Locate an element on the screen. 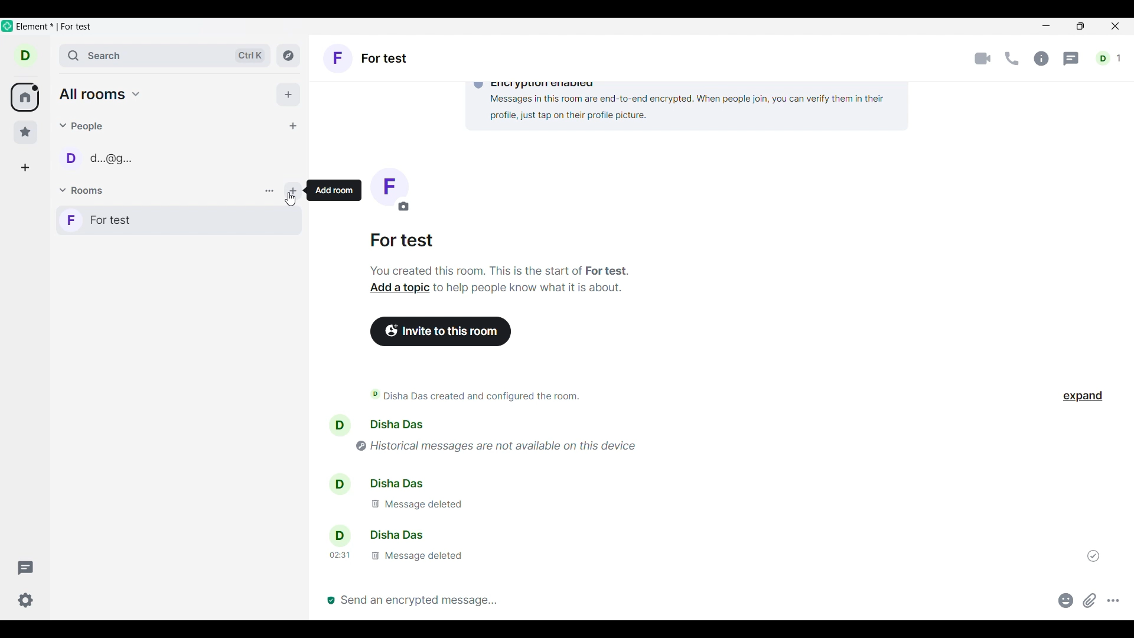  selection cursor is located at coordinates (292, 202).